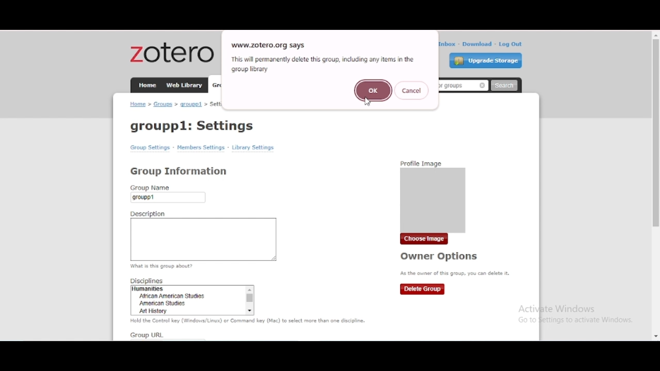 The height and width of the screenshot is (371, 660). Describe the element at coordinates (184, 85) in the screenshot. I see `web library` at that location.